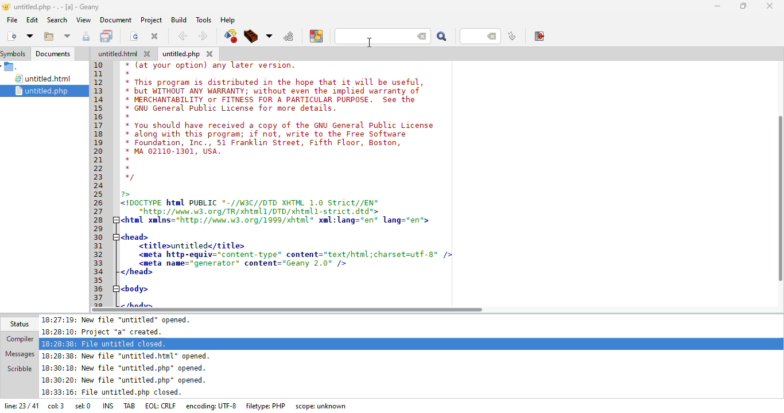 The image size is (784, 413). I want to click on 18:30:20: new file "untitled.php" opened., so click(125, 381).